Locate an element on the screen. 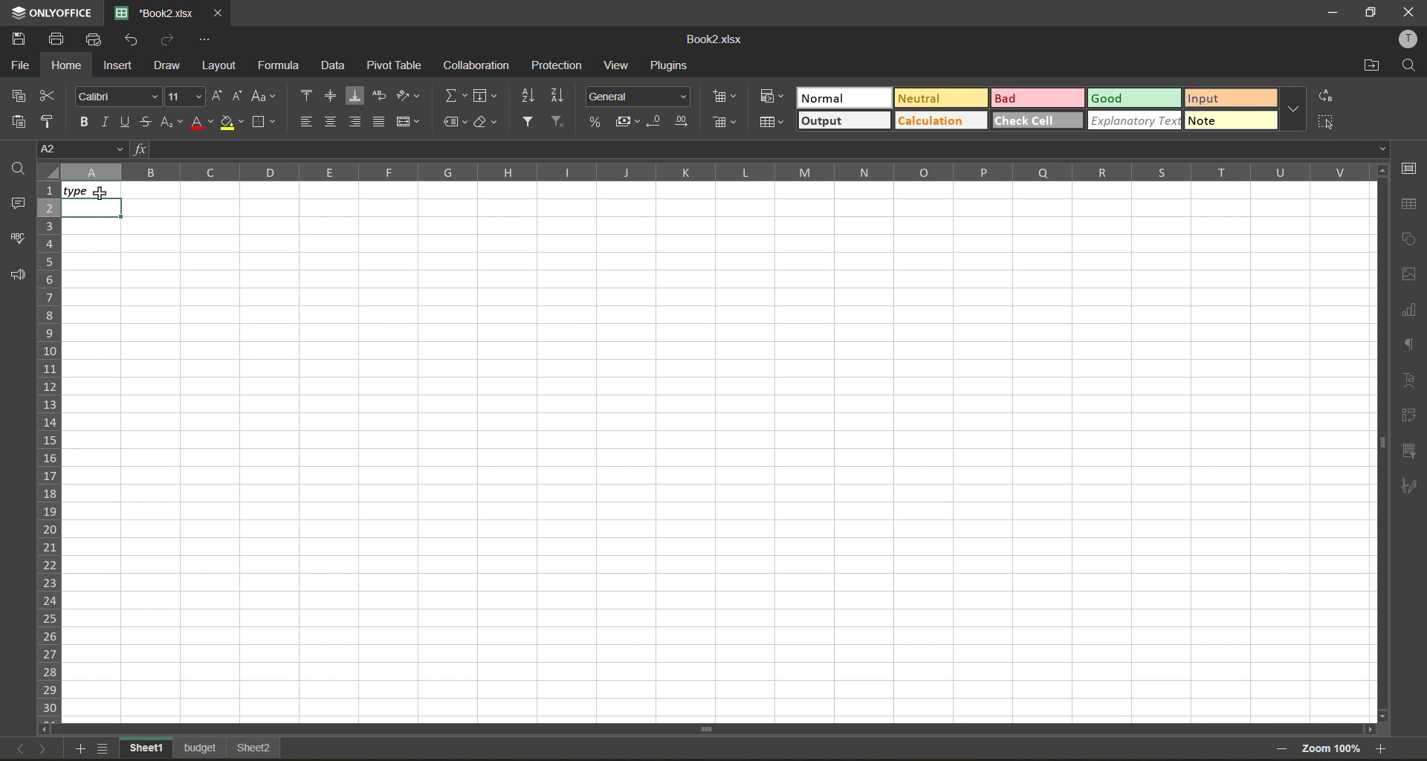 The height and width of the screenshot is (761, 1427). increase decimal is located at coordinates (683, 122).